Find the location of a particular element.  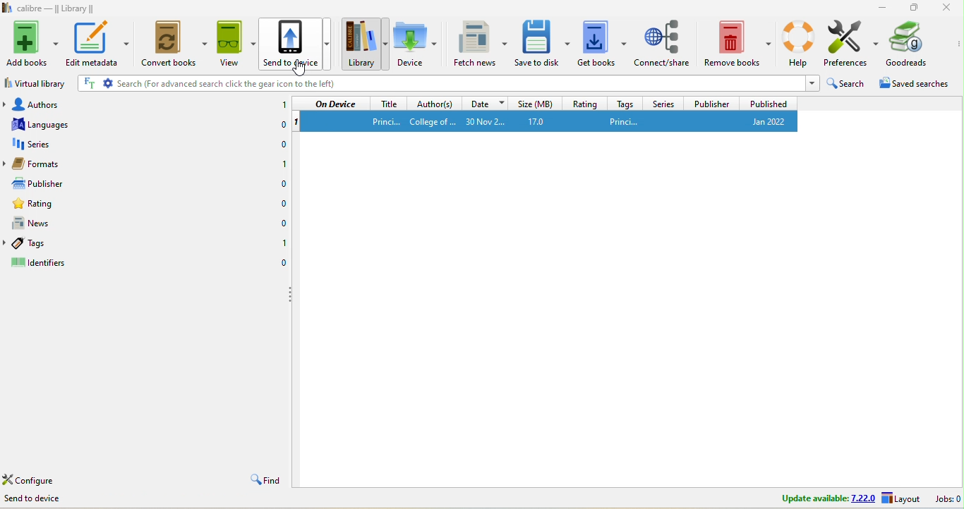

0 is located at coordinates (275, 144).